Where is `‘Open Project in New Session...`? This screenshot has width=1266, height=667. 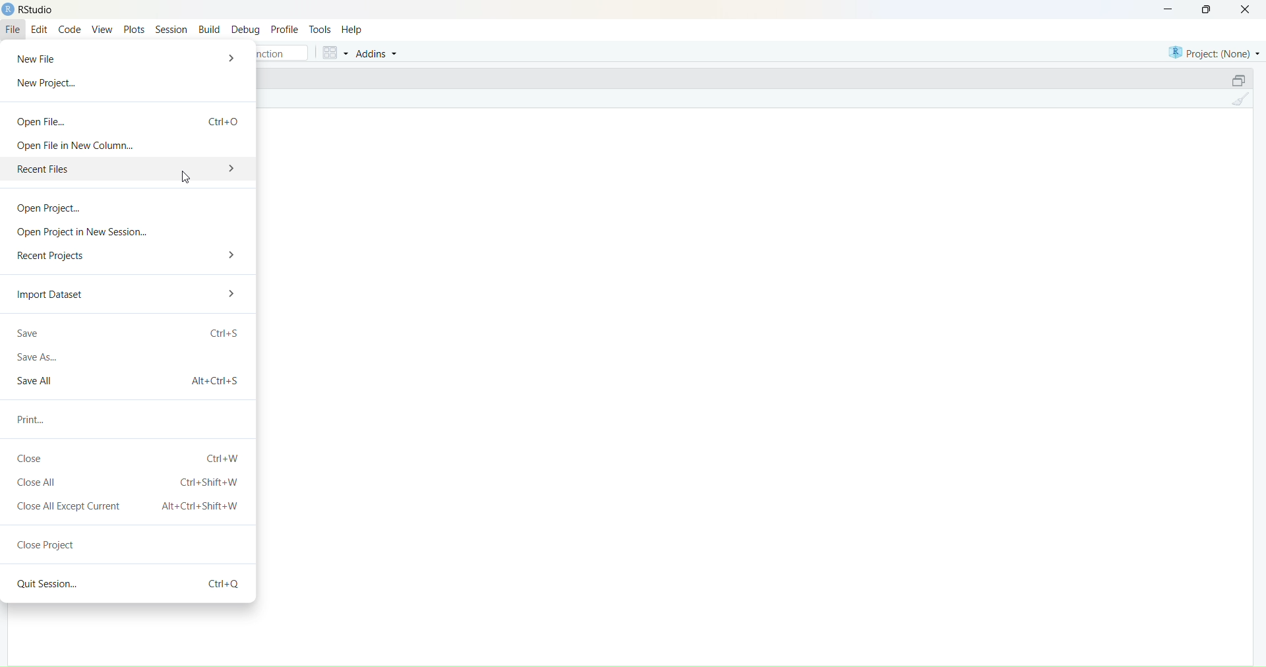 ‘Open Project in New Session... is located at coordinates (84, 231).